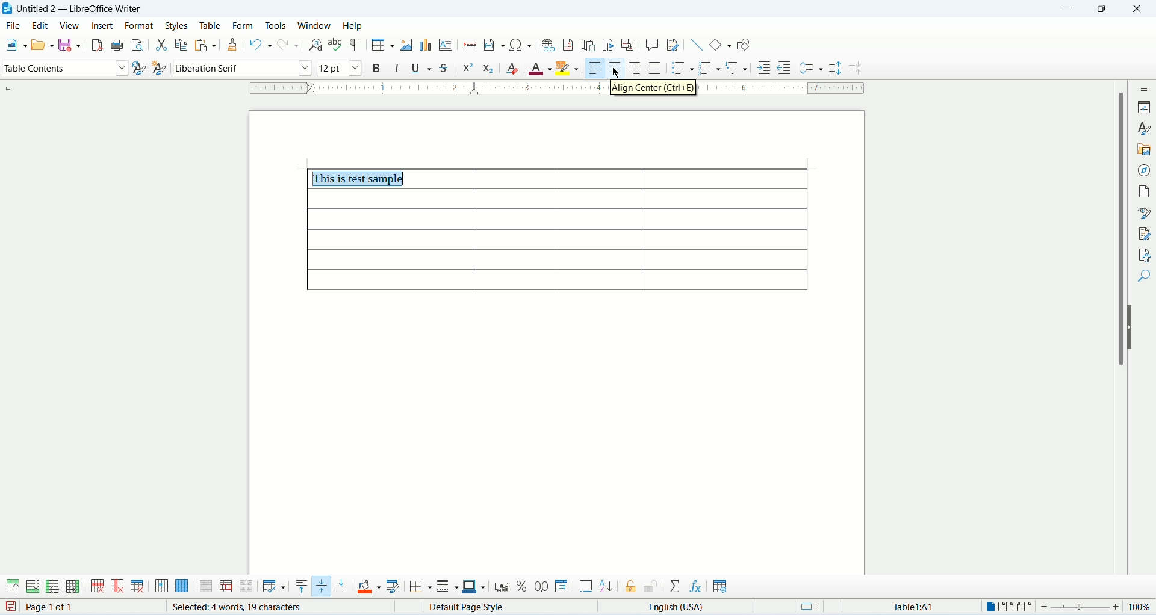 Image resolution: width=1156 pixels, height=615 pixels. What do you see at coordinates (1132, 327) in the screenshot?
I see `hide` at bounding box center [1132, 327].